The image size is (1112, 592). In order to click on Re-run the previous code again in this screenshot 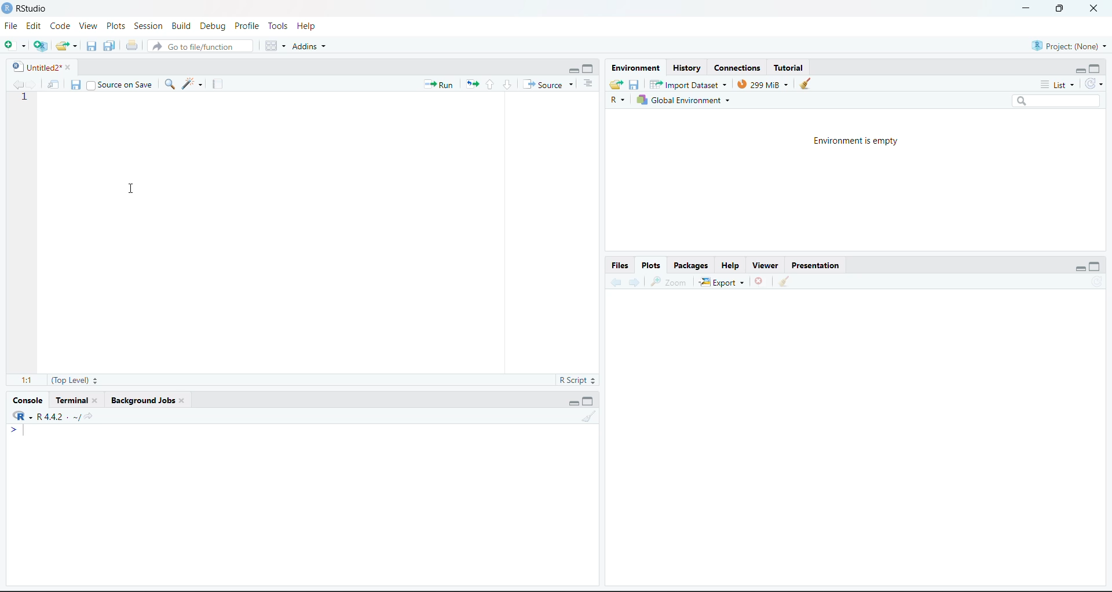, I will do `click(470, 83)`.